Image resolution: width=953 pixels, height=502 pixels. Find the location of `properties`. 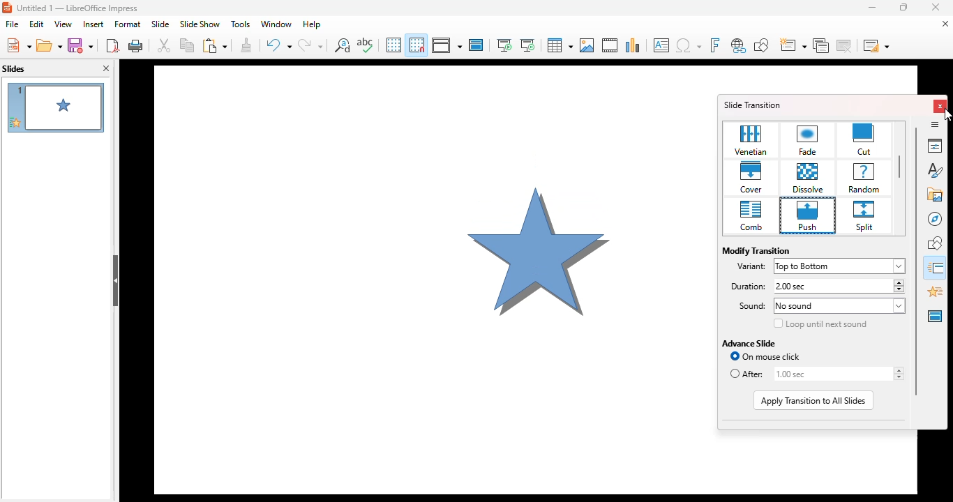

properties is located at coordinates (934, 145).